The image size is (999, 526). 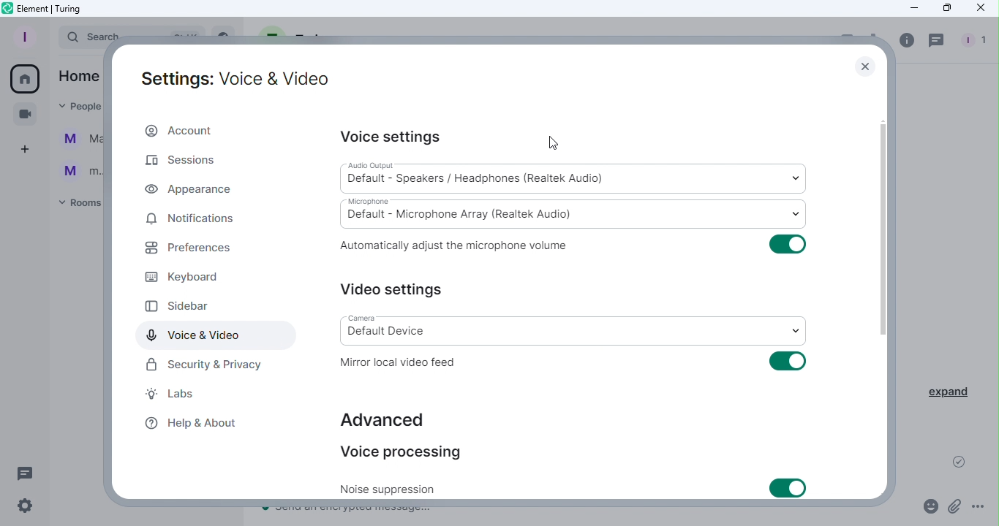 What do you see at coordinates (27, 79) in the screenshot?
I see `Home` at bounding box center [27, 79].